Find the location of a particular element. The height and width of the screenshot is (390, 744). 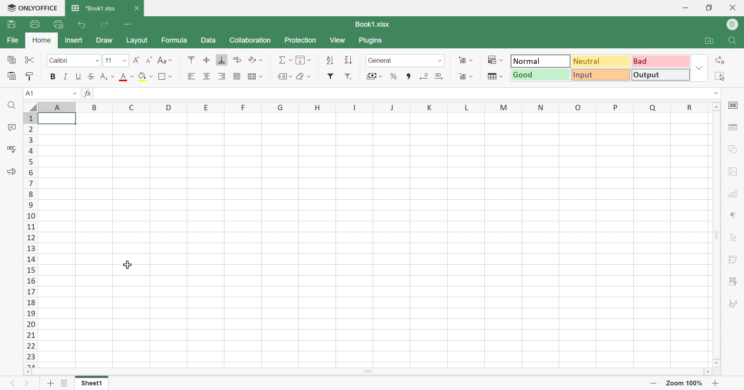

Normal is located at coordinates (541, 61).